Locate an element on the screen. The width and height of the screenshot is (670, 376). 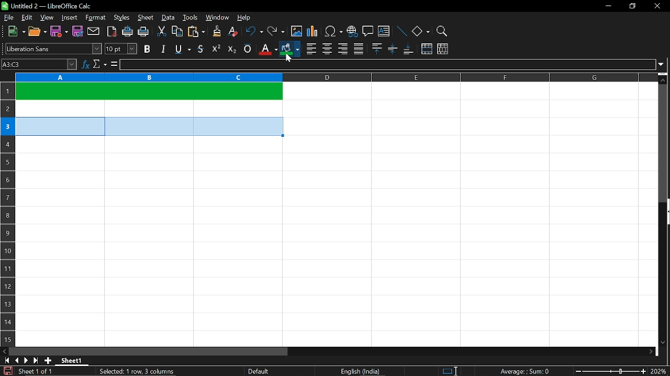
Sheet 1 of 1 is located at coordinates (36, 371).